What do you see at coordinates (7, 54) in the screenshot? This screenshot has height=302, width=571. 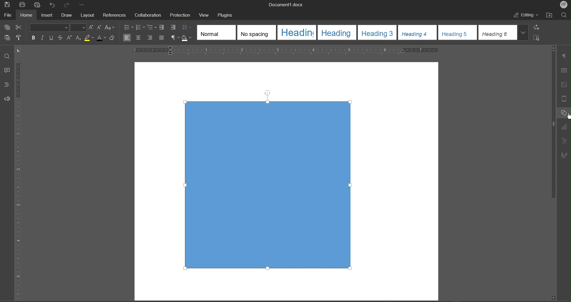 I see `Find` at bounding box center [7, 54].